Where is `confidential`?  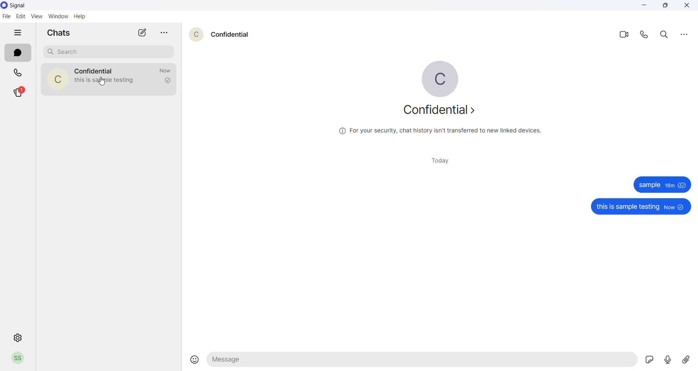
confidential is located at coordinates (94, 71).